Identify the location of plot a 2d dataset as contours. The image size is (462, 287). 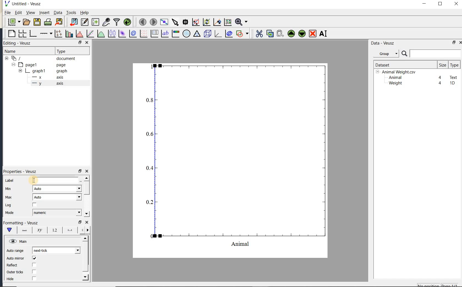
(132, 33).